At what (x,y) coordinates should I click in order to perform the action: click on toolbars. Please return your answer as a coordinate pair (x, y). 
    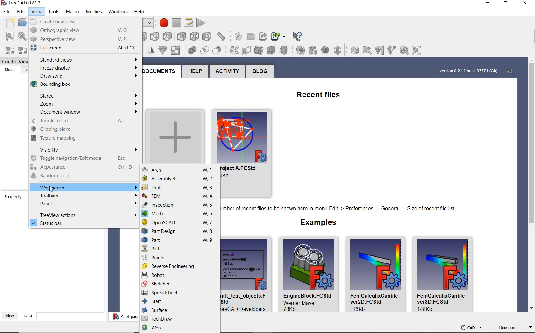
    Looking at the image, I should click on (84, 196).